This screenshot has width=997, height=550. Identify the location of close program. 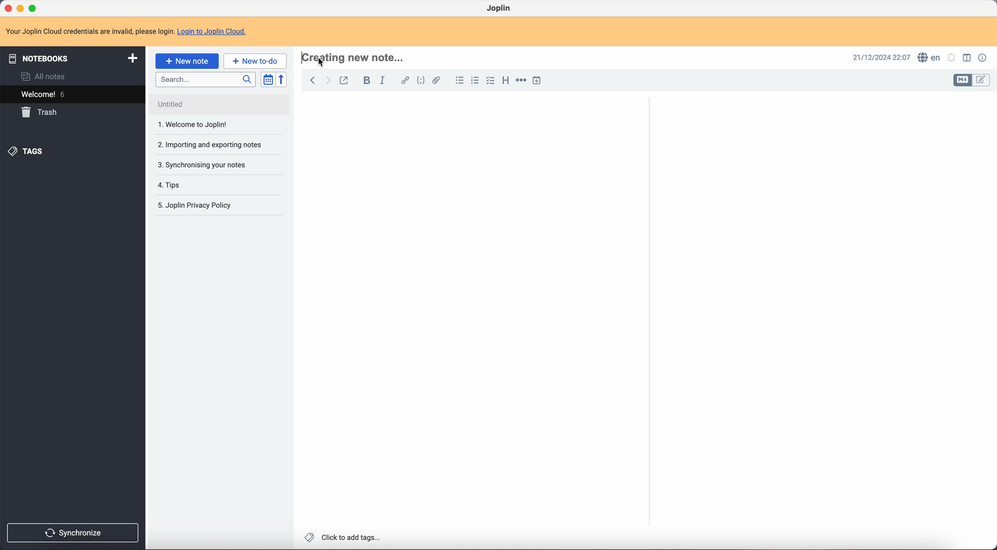
(7, 9).